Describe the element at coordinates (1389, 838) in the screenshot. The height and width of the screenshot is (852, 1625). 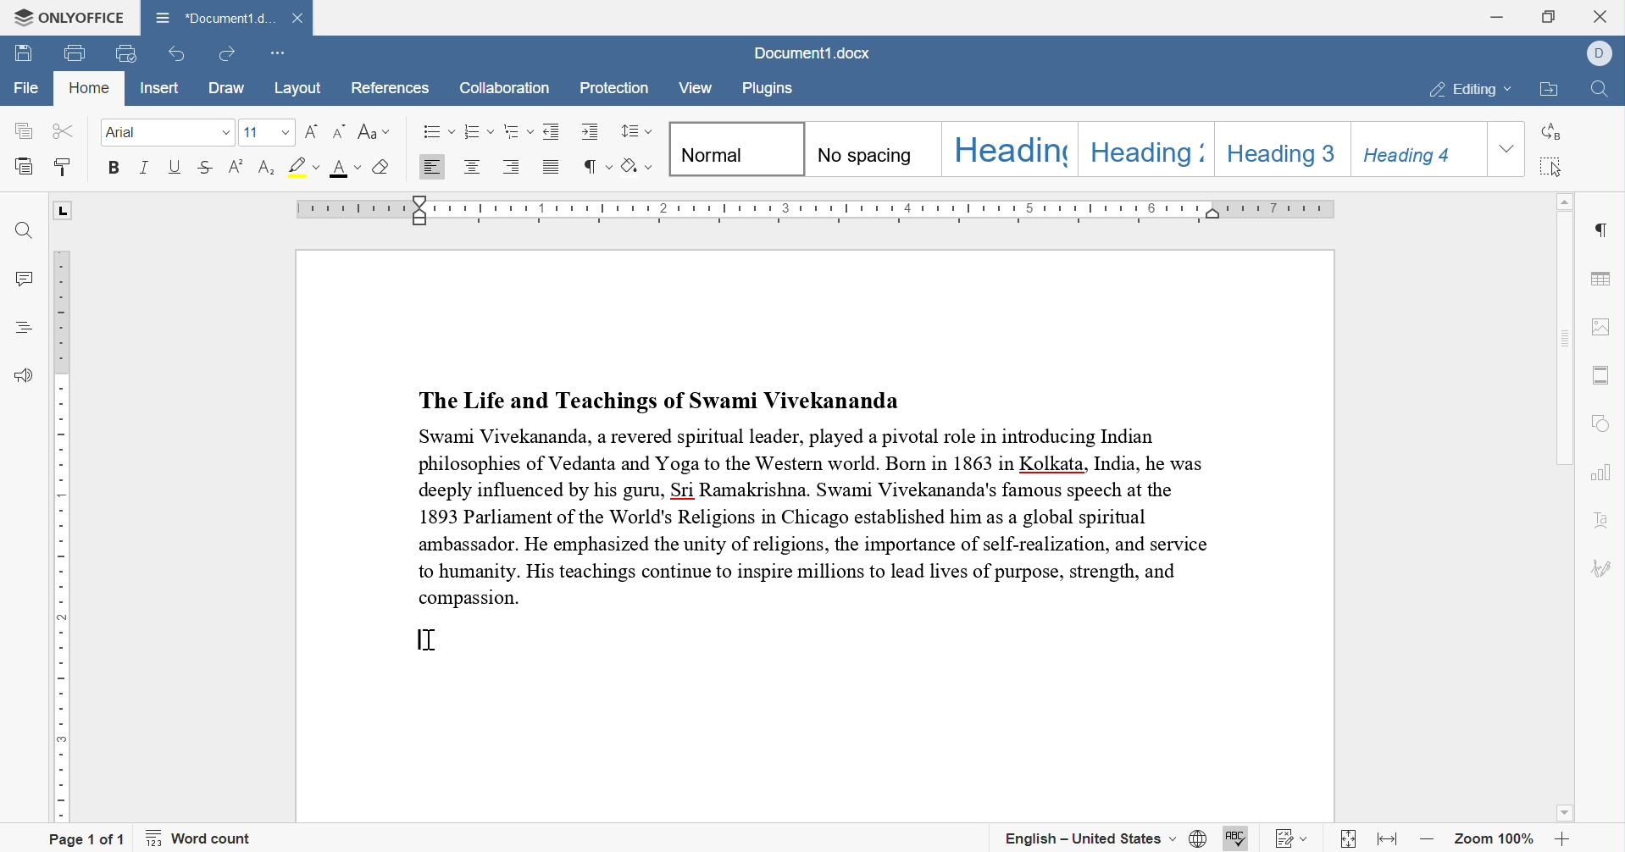
I see `fit to page` at that location.